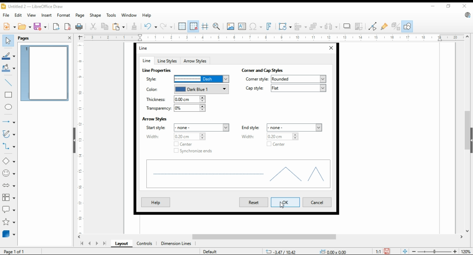 This screenshot has height=255, width=473. I want to click on first page, so click(81, 244).